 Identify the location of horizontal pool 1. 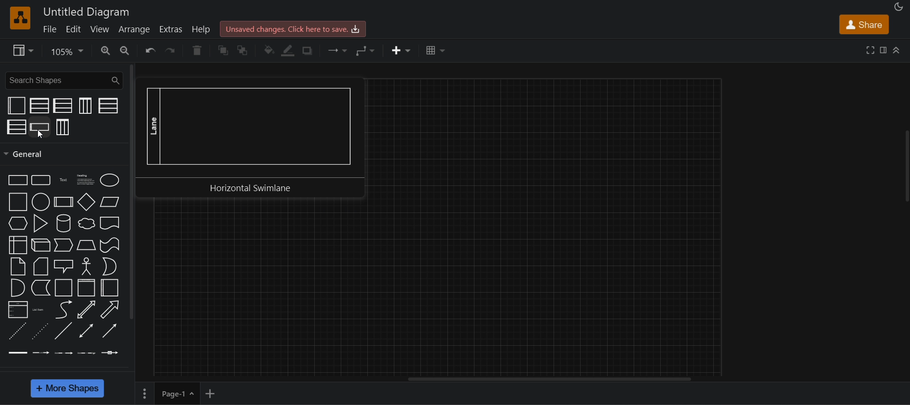
(107, 105).